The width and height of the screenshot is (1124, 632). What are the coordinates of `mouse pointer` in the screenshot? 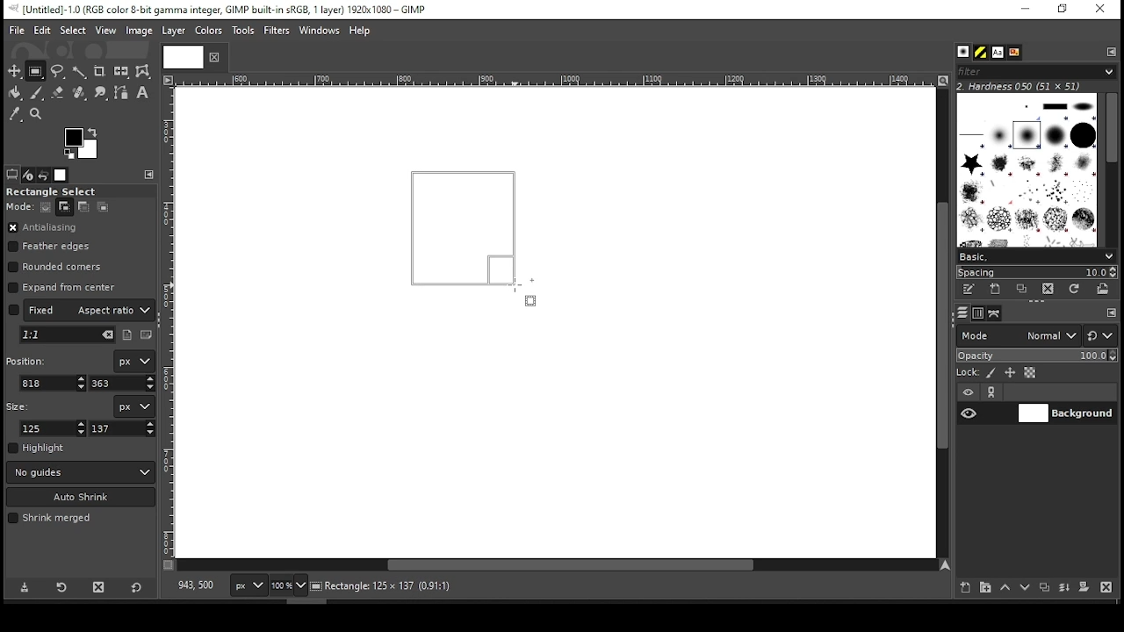 It's located at (522, 291).